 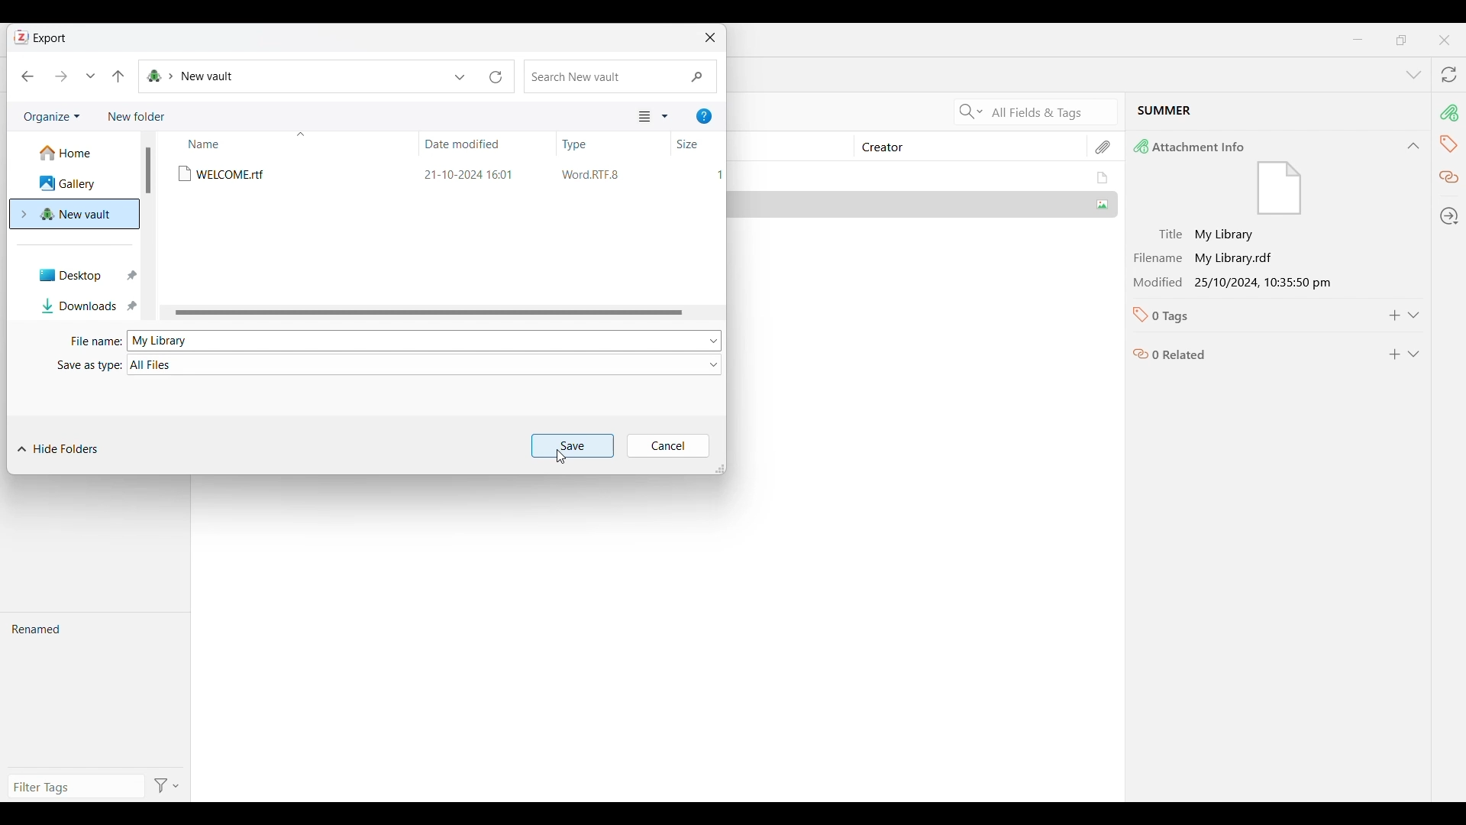 What do you see at coordinates (573, 174) in the screenshot?
I see `21-10-2024 16:01 WordRTFB` at bounding box center [573, 174].